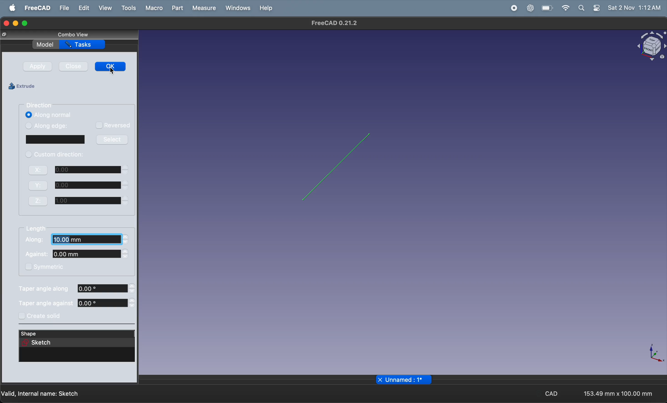  What do you see at coordinates (74, 288) in the screenshot?
I see `taper angle along  0.00` at bounding box center [74, 288].